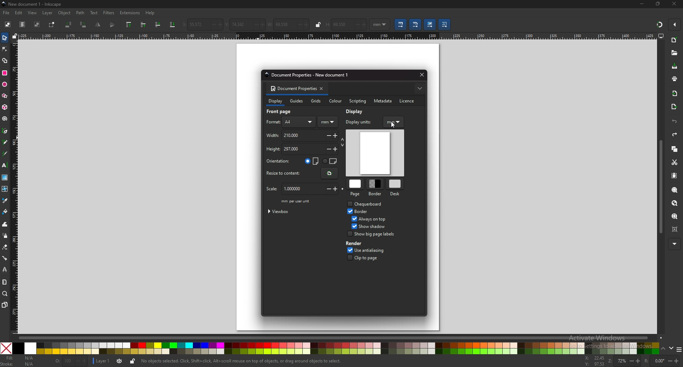 The width and height of the screenshot is (683, 367). I want to click on paste, so click(675, 176).